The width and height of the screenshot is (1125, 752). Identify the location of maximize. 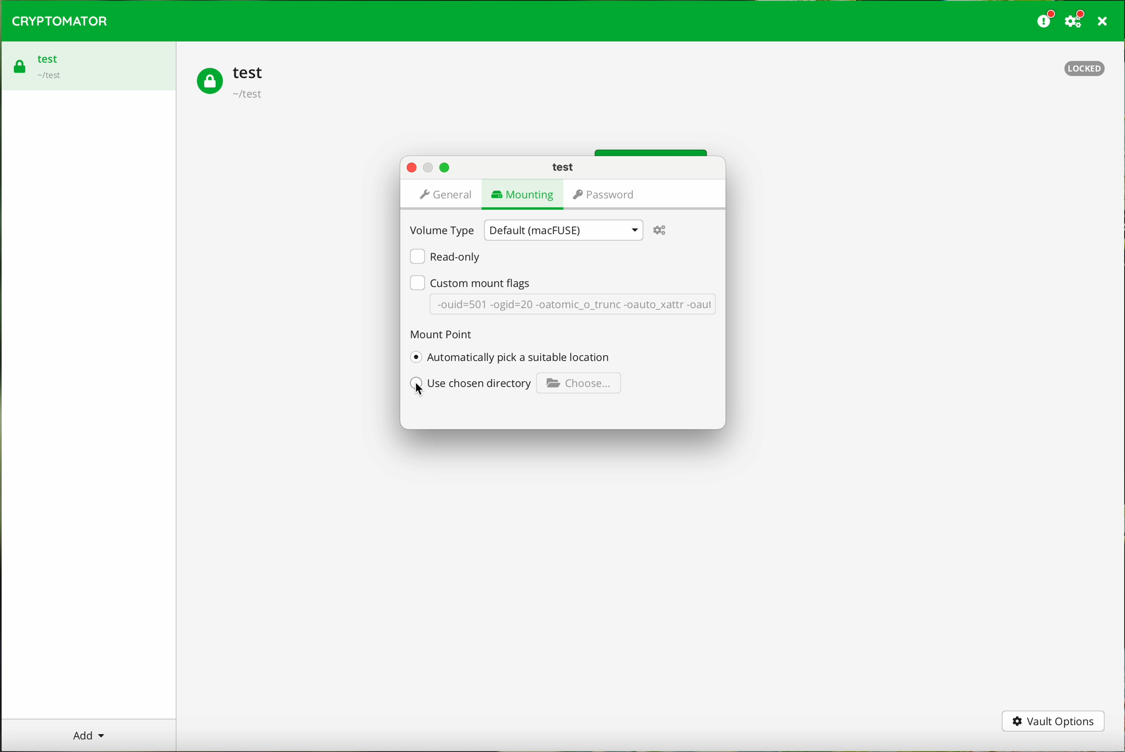
(445, 168).